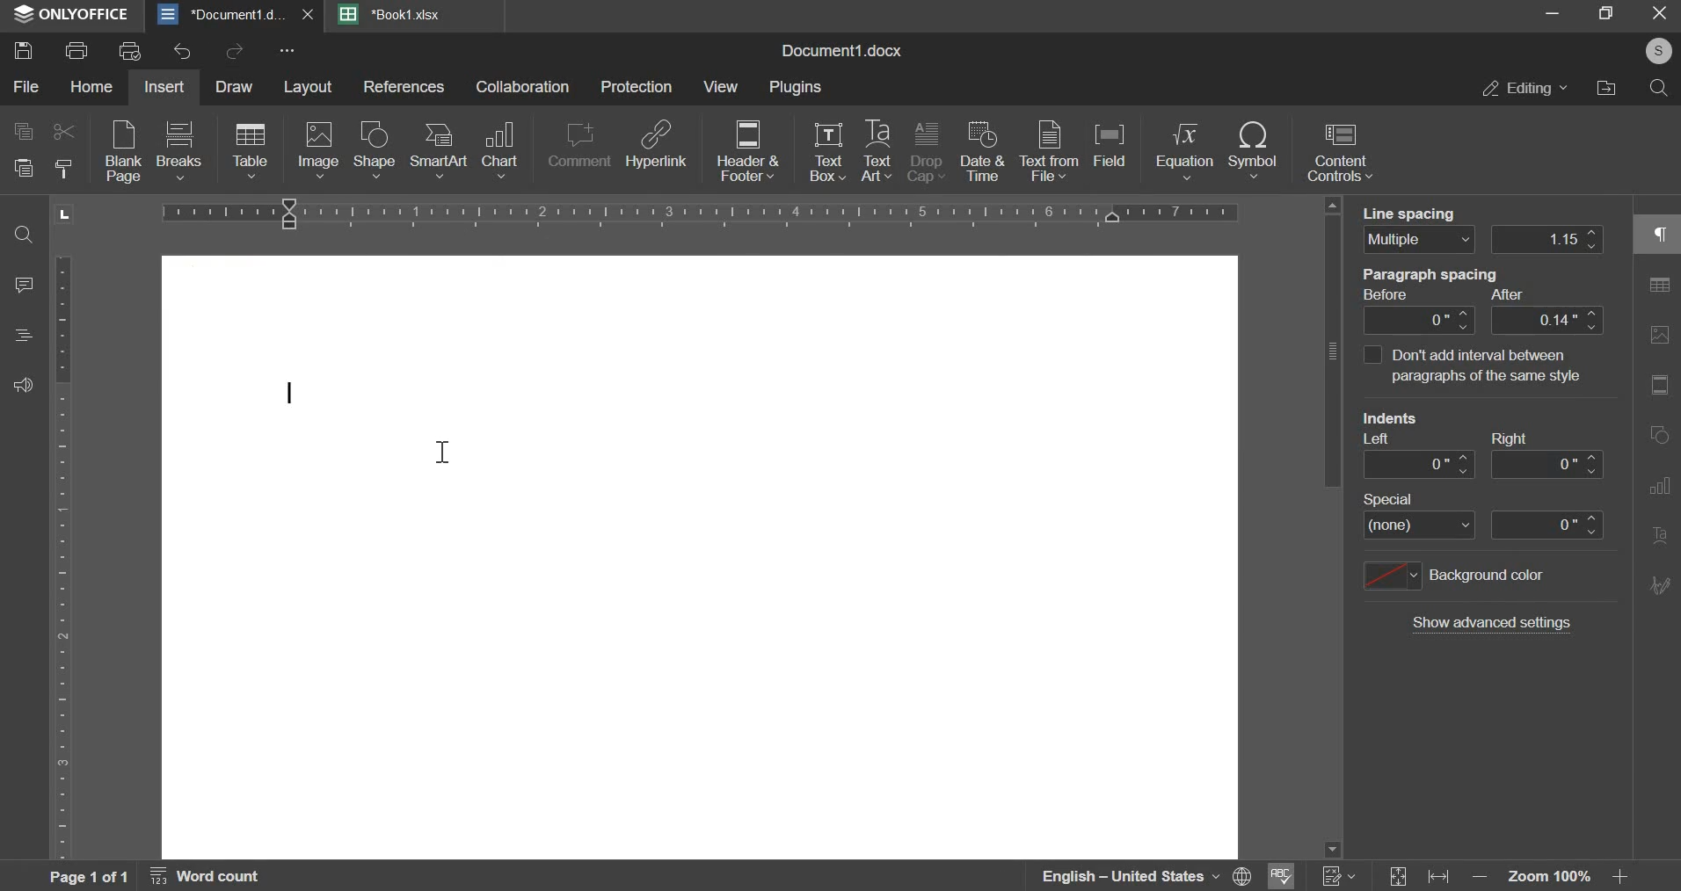 Image resolution: width=1681 pixels, height=891 pixels. Describe the element at coordinates (1658, 335) in the screenshot. I see `Shape tool` at that location.